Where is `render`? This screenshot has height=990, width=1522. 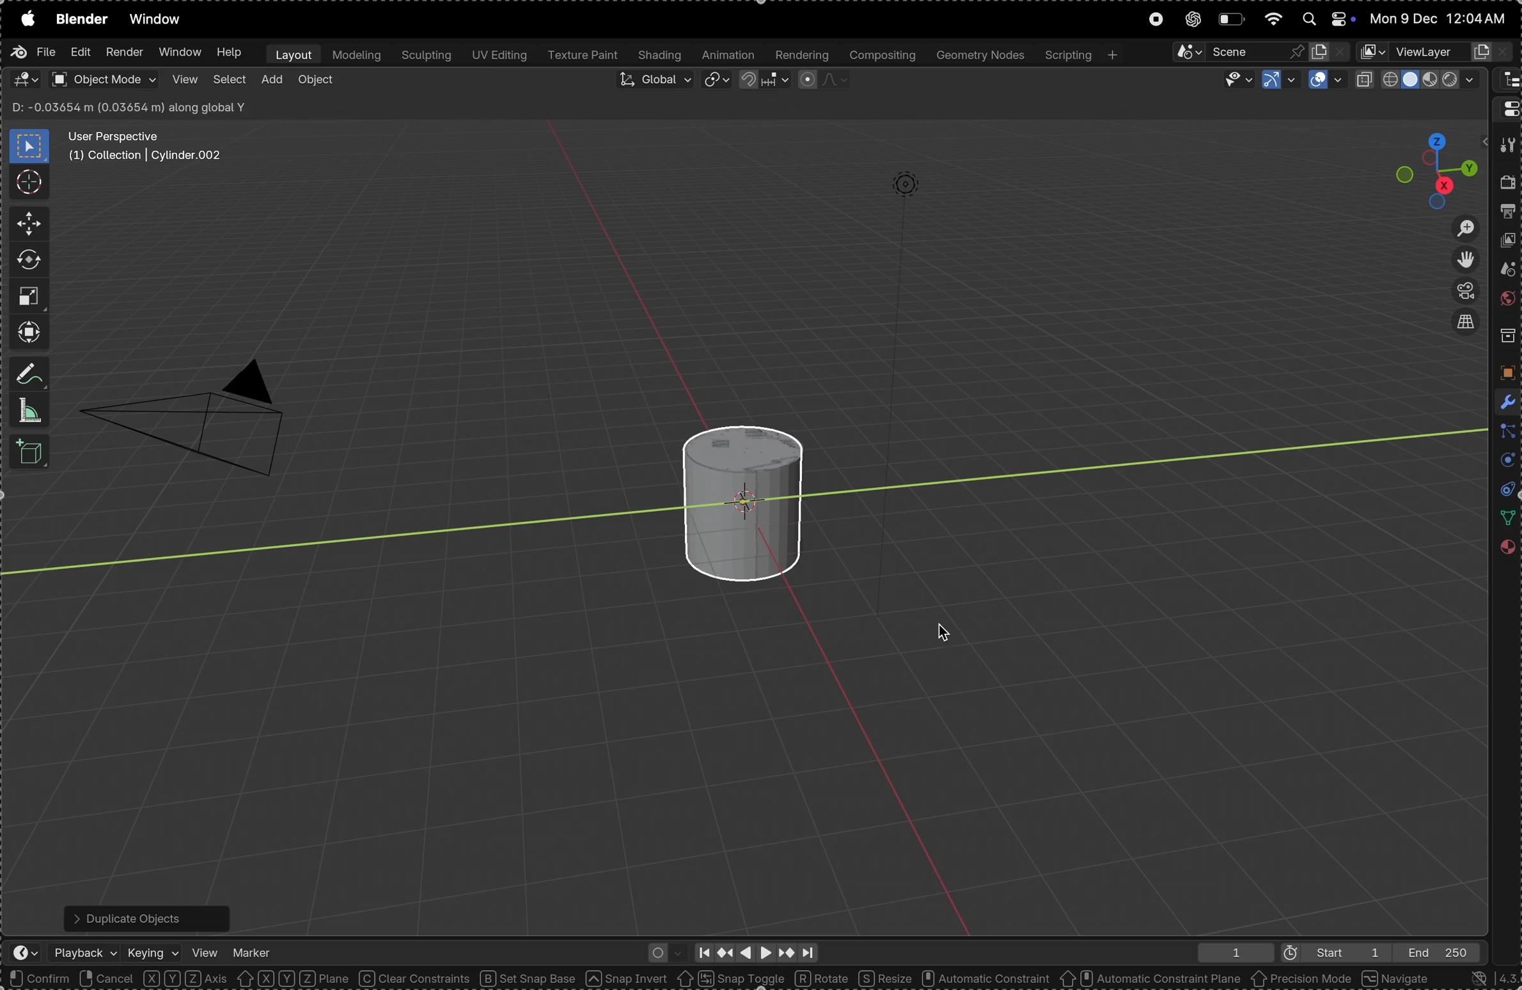 render is located at coordinates (124, 52).